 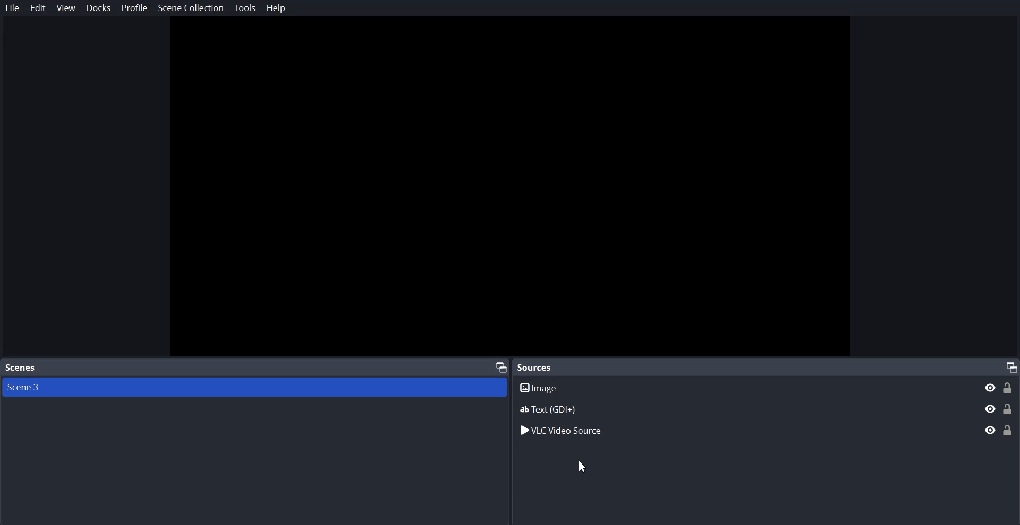 I want to click on Lock, so click(x=1008, y=430).